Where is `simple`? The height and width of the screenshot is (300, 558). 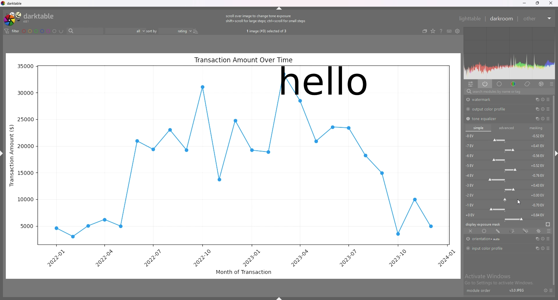
simple is located at coordinates (478, 128).